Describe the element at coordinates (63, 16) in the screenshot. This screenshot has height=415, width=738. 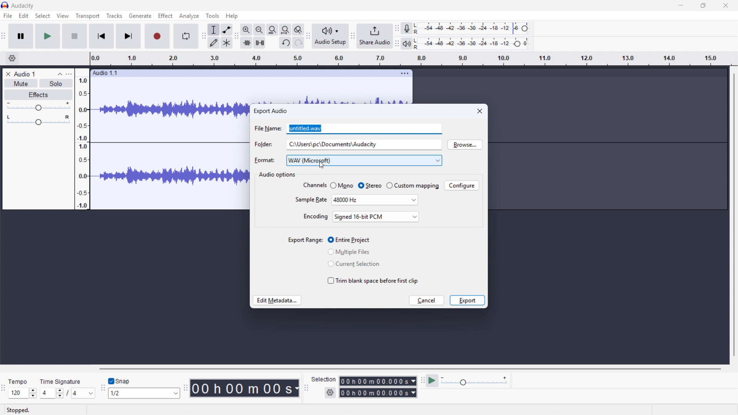
I see `View ` at that location.